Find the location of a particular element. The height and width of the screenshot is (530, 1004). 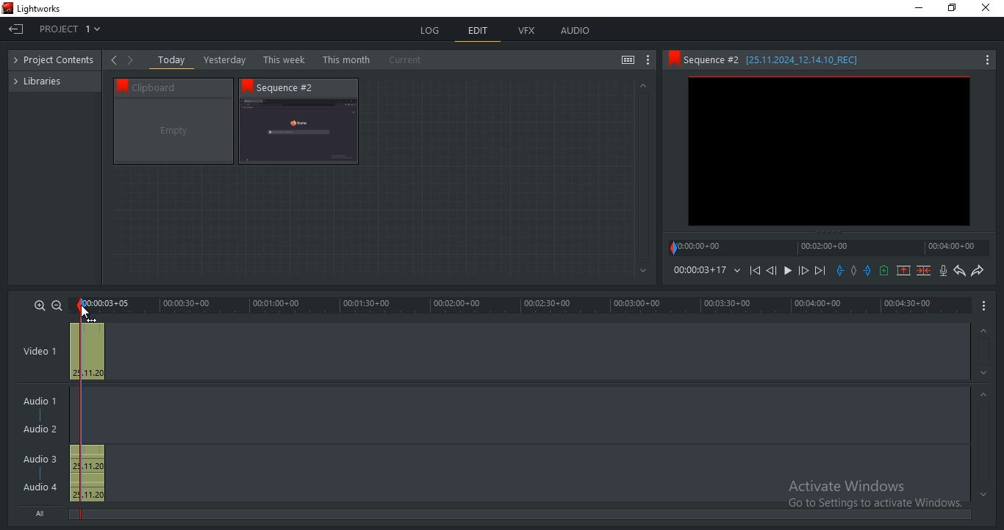

project 1: drop down is located at coordinates (68, 29).